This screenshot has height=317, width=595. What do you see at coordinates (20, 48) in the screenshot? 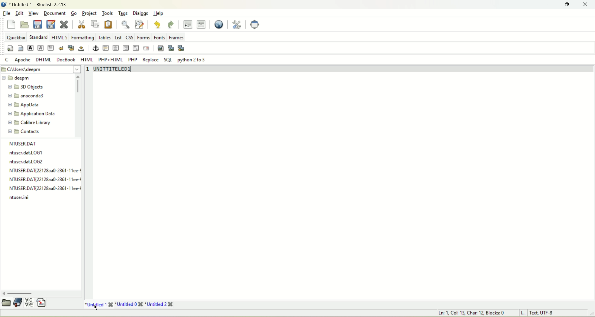
I see `body` at bounding box center [20, 48].